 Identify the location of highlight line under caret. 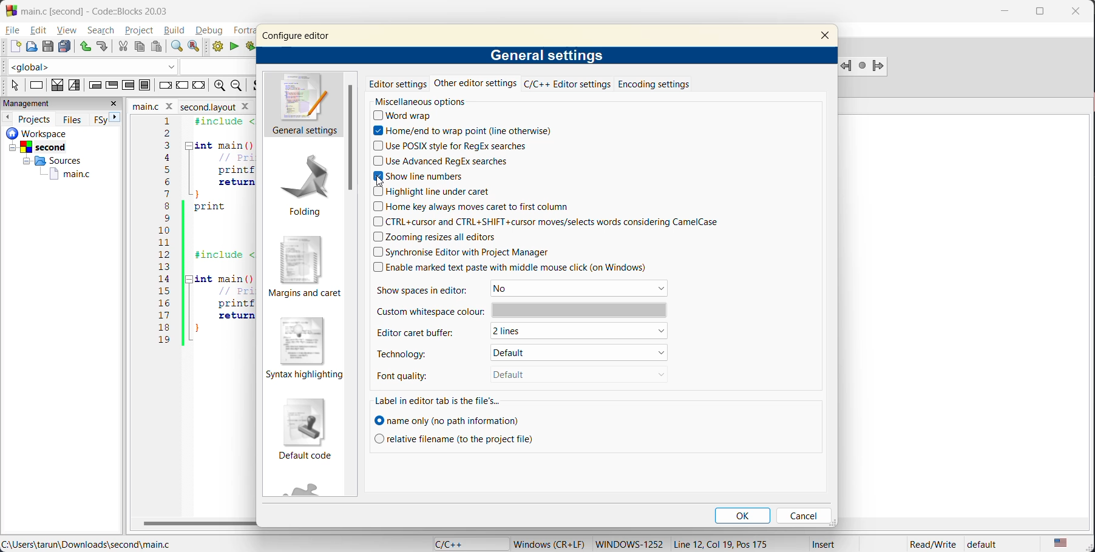
(433, 192).